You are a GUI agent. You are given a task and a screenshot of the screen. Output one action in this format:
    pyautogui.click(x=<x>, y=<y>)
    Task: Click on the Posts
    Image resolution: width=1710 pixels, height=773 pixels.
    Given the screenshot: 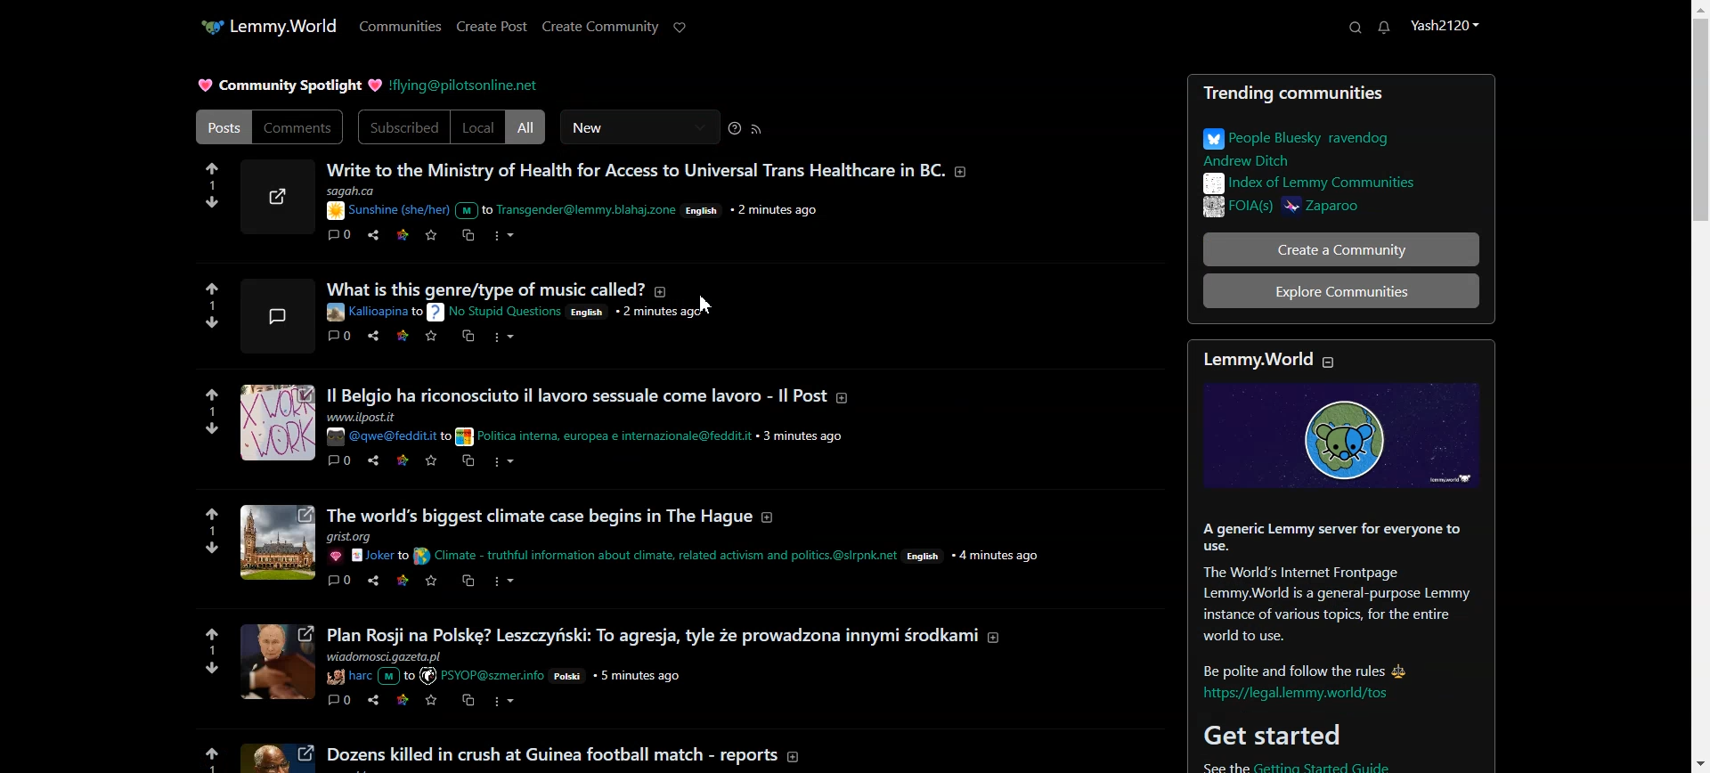 What is the action you would take?
    pyautogui.click(x=1341, y=94)
    